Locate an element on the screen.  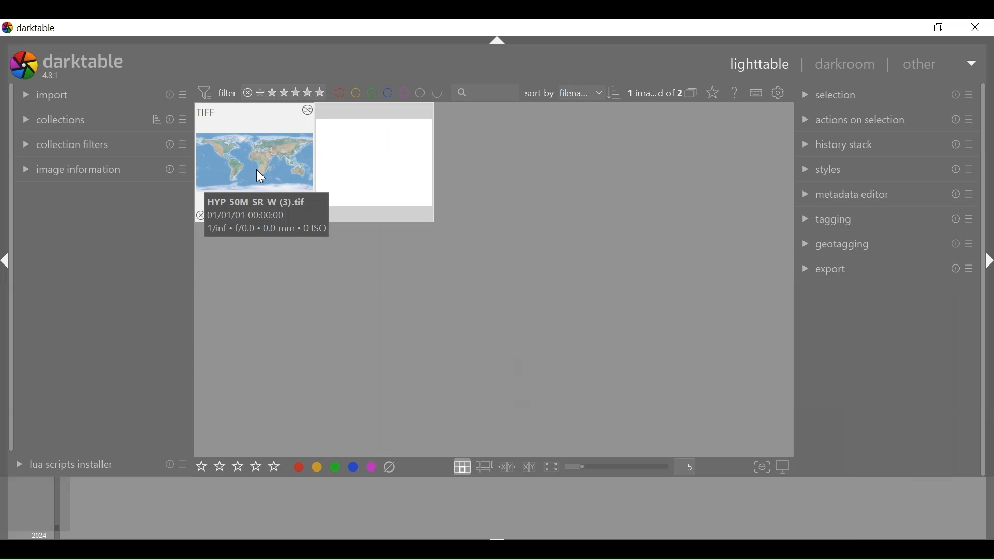
4.8.1 is located at coordinates (52, 76).